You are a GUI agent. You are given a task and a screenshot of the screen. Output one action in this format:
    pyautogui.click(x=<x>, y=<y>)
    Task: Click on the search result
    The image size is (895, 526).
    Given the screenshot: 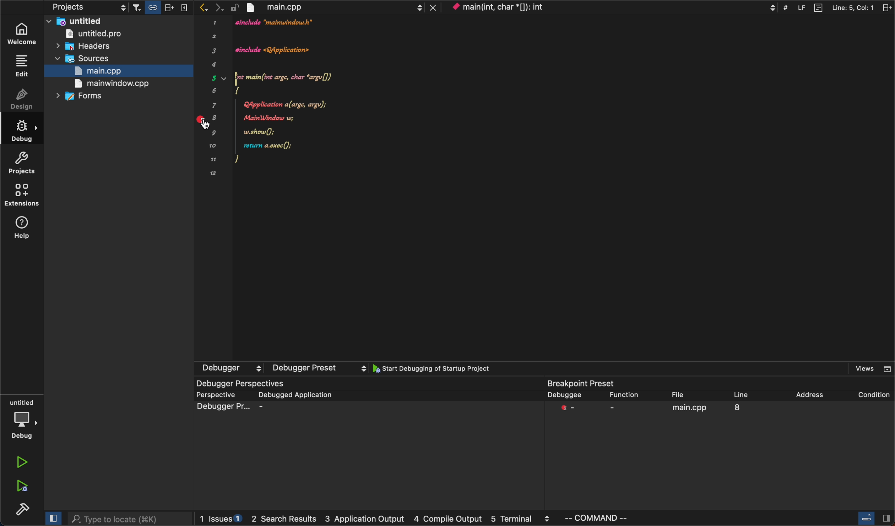 What is the action you would take?
    pyautogui.click(x=286, y=520)
    